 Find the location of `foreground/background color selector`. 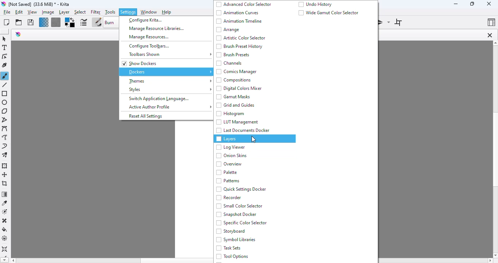

foreground/background color selector is located at coordinates (69, 23).